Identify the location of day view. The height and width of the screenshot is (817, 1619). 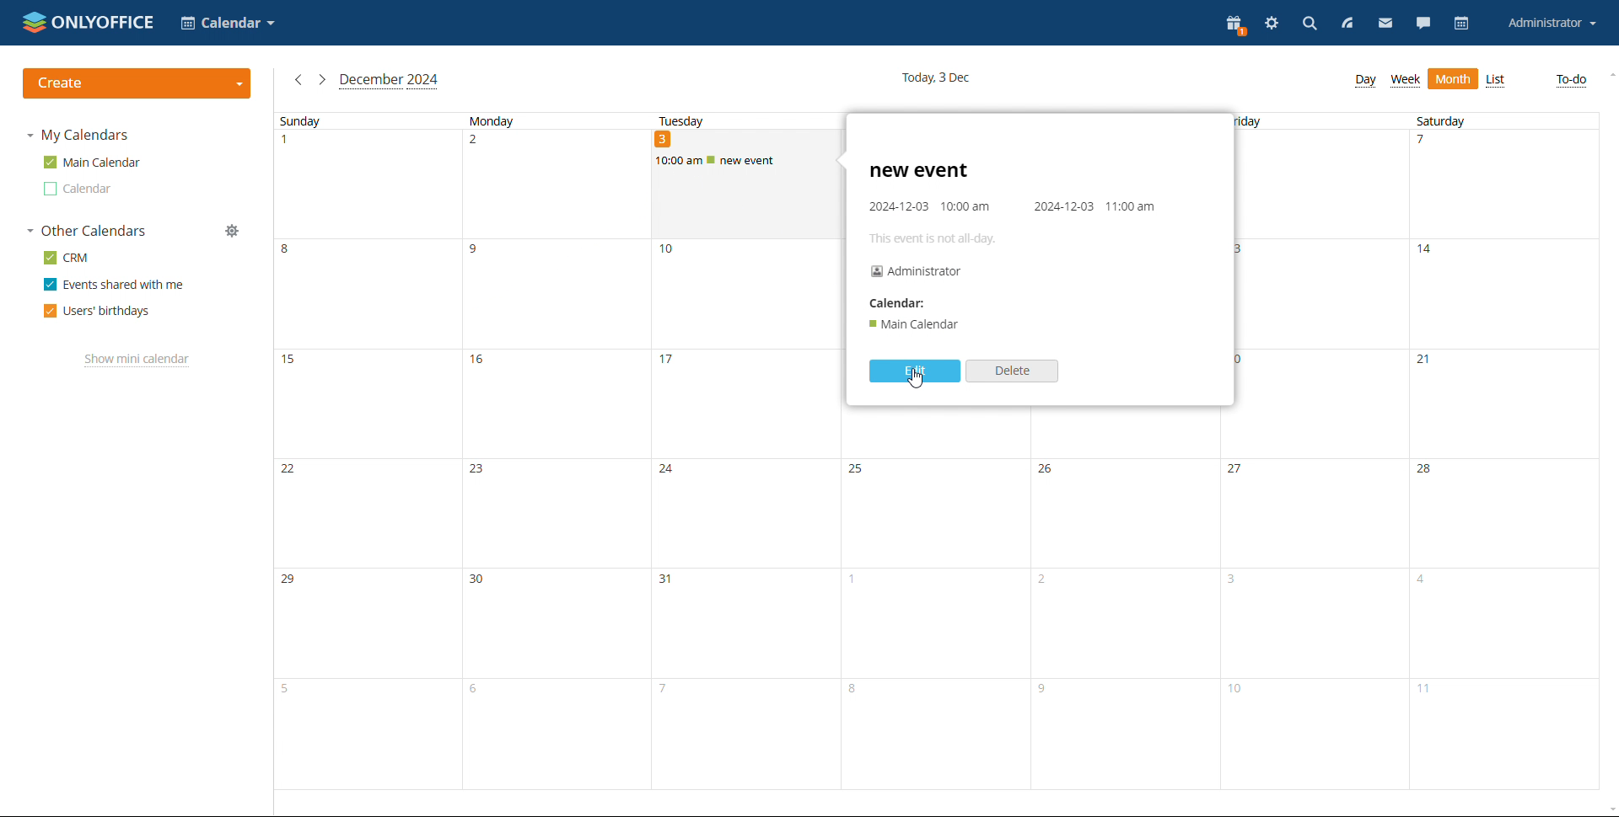
(1364, 82).